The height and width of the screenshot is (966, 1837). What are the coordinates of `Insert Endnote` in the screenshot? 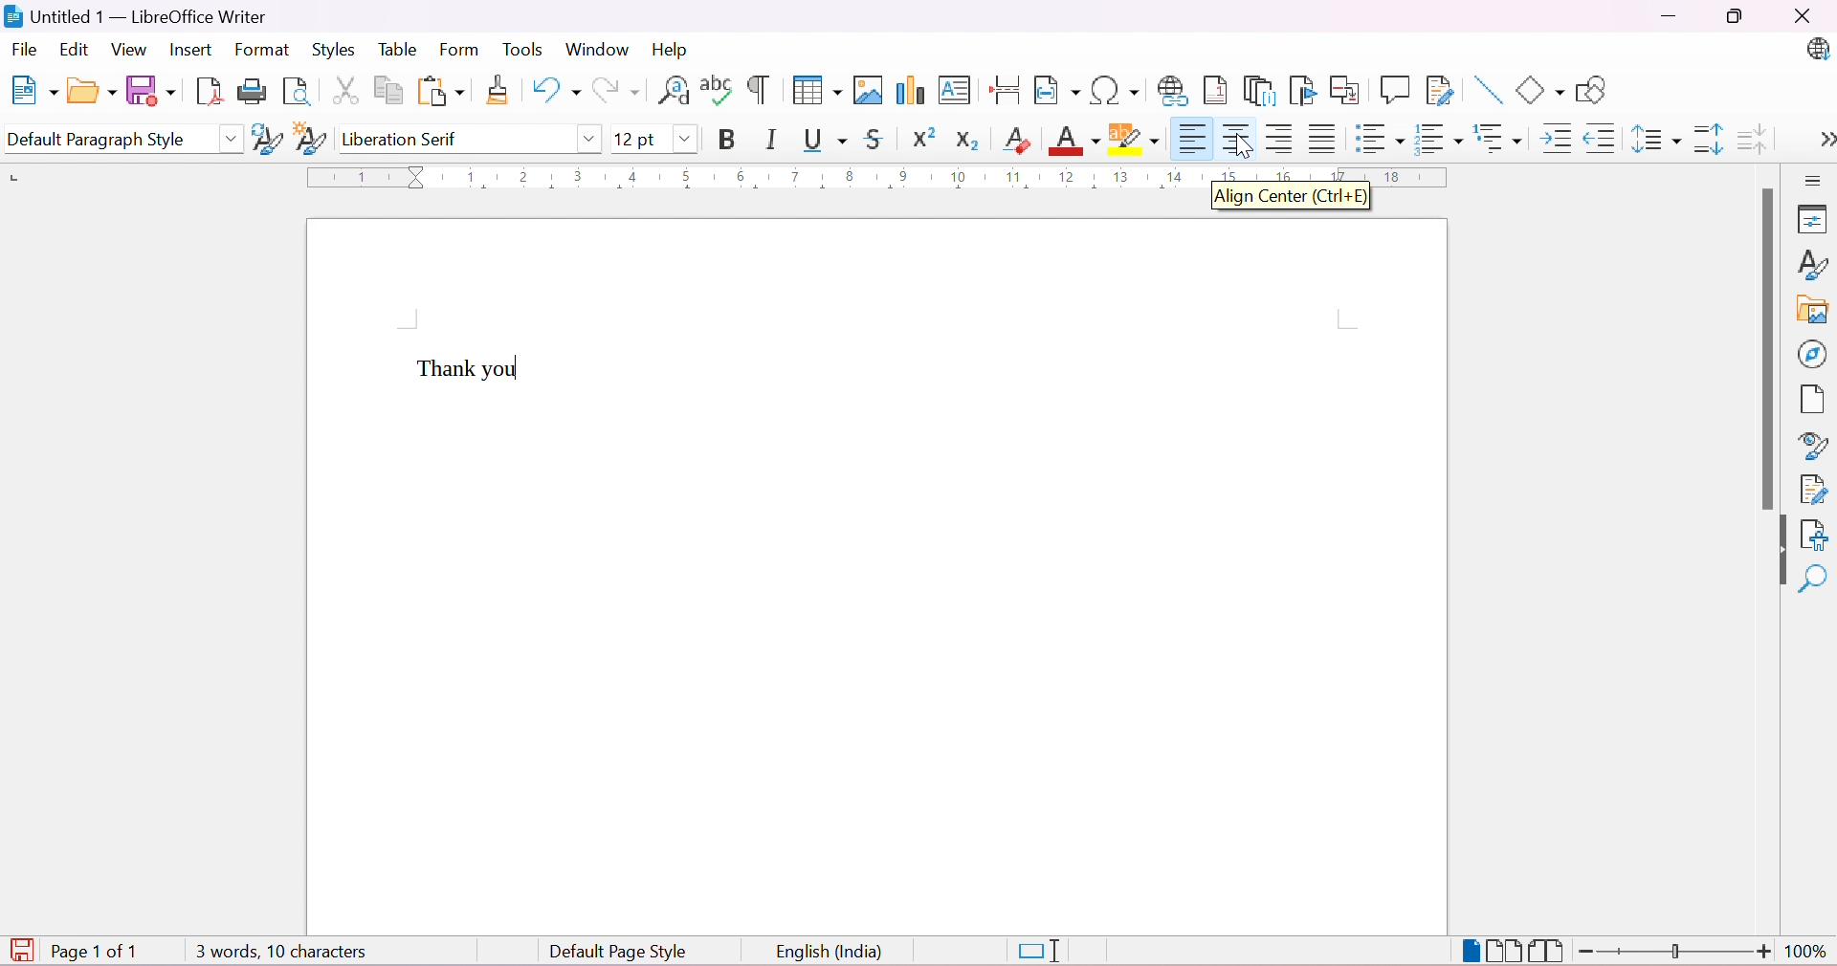 It's located at (1256, 91).